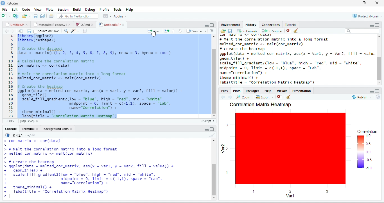 The image size is (384, 203). I want to click on top level, so click(33, 121).